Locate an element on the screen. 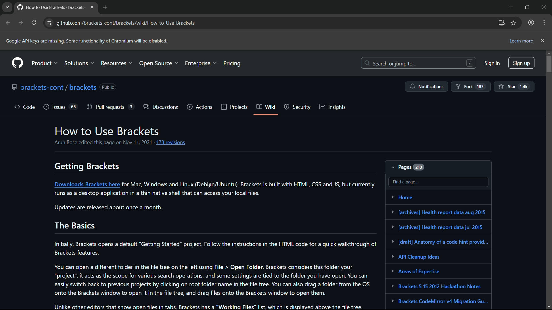  insights is located at coordinates (334, 108).